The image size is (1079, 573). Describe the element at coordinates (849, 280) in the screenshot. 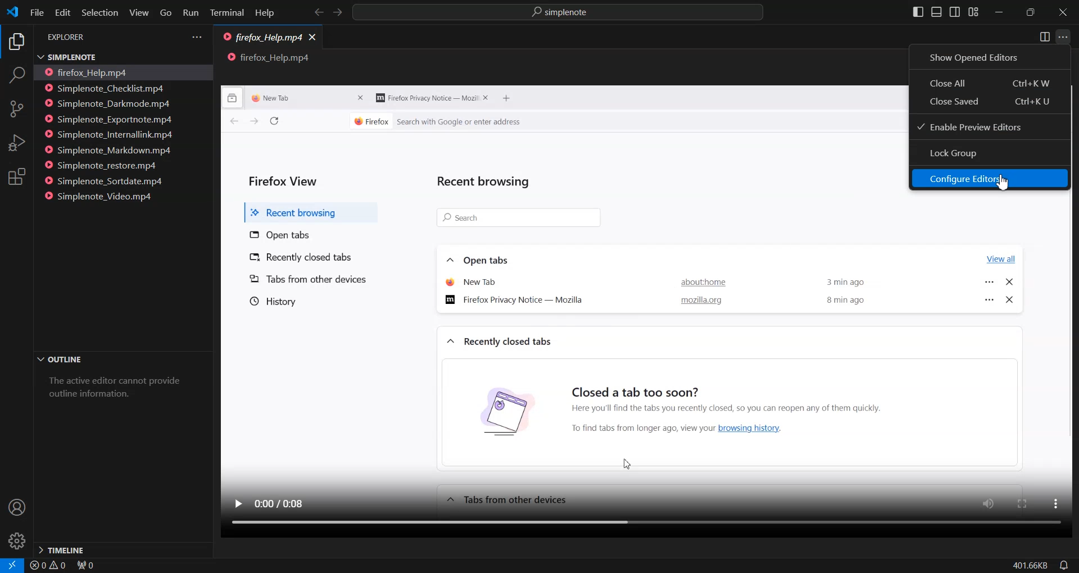

I see `3 min ago` at that location.